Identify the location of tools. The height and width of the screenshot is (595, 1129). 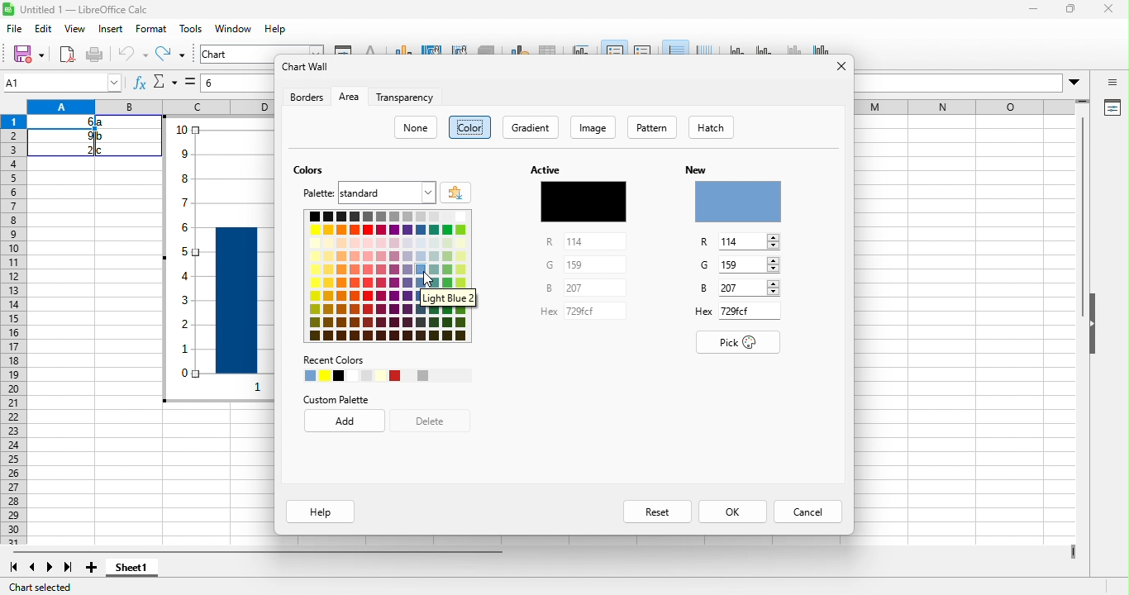
(191, 30).